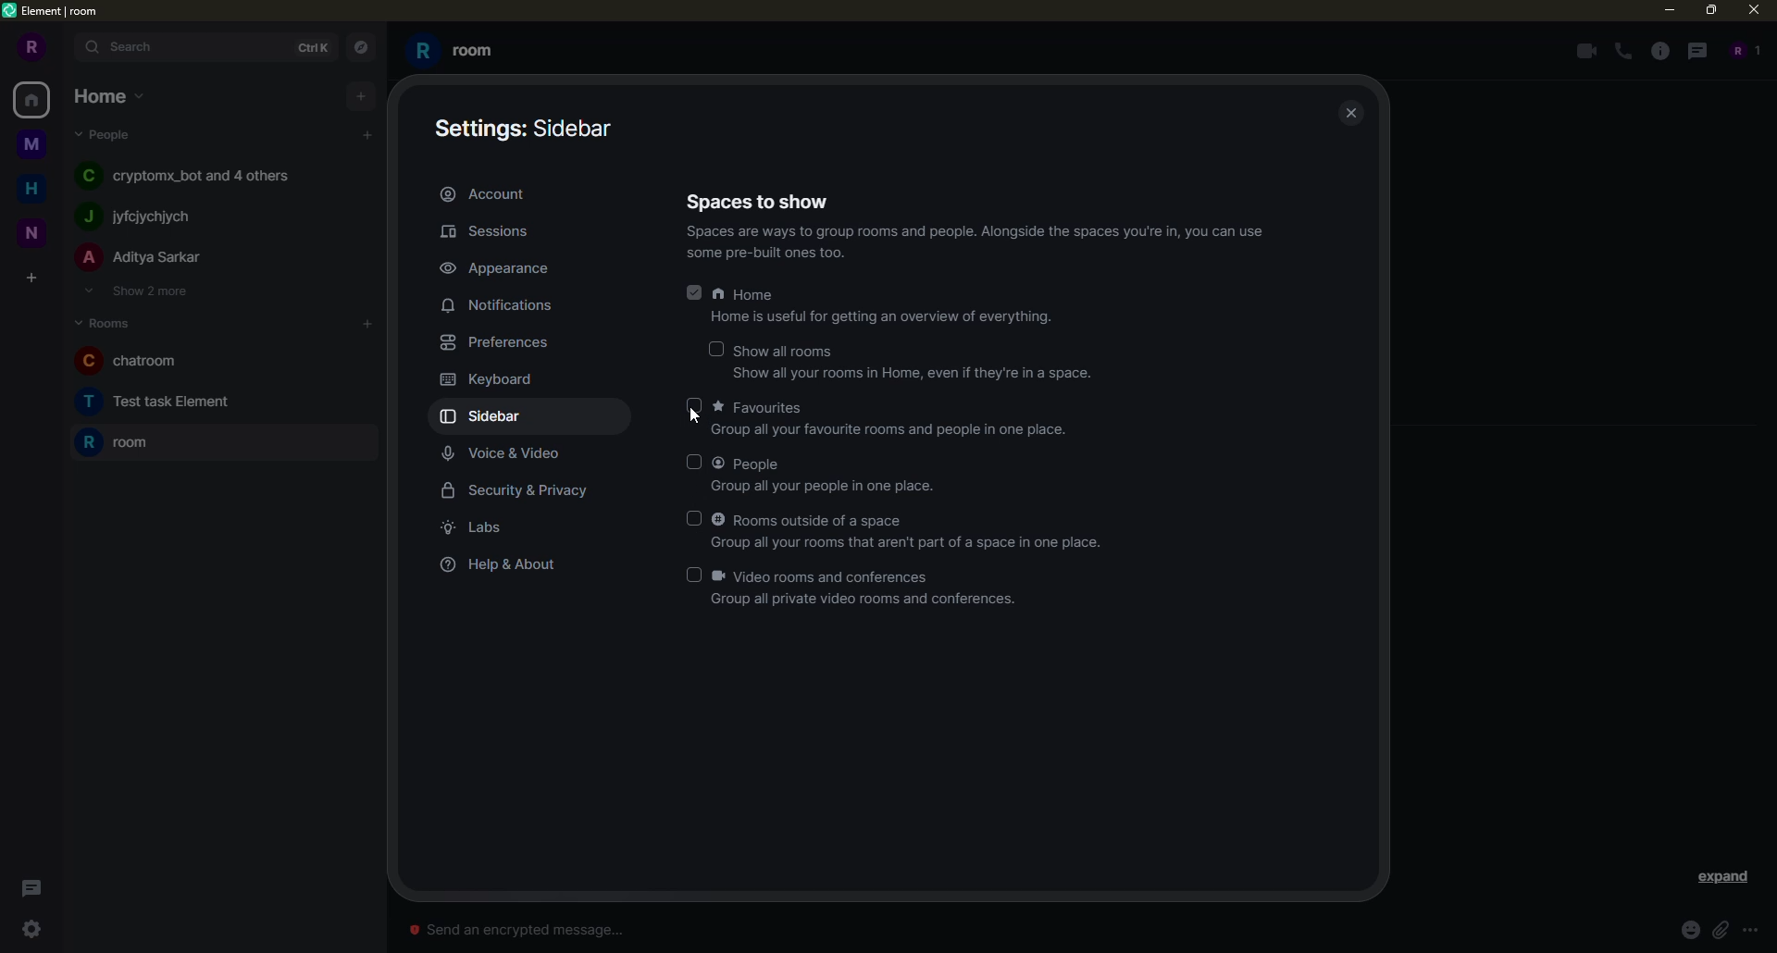 This screenshot has height=953, width=1777. What do you see at coordinates (131, 47) in the screenshot?
I see `search` at bounding box center [131, 47].